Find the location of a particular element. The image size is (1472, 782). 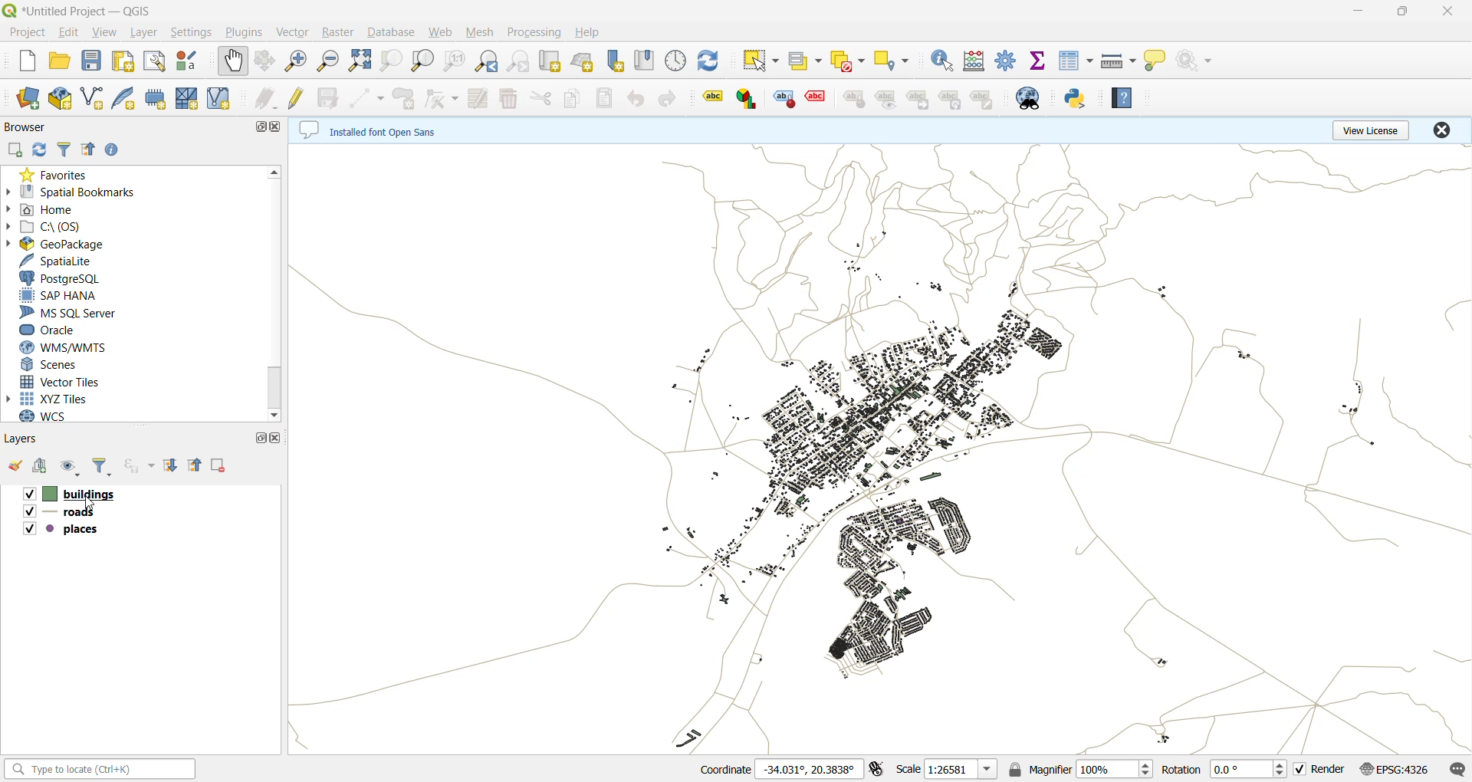

zoom full is located at coordinates (359, 61).